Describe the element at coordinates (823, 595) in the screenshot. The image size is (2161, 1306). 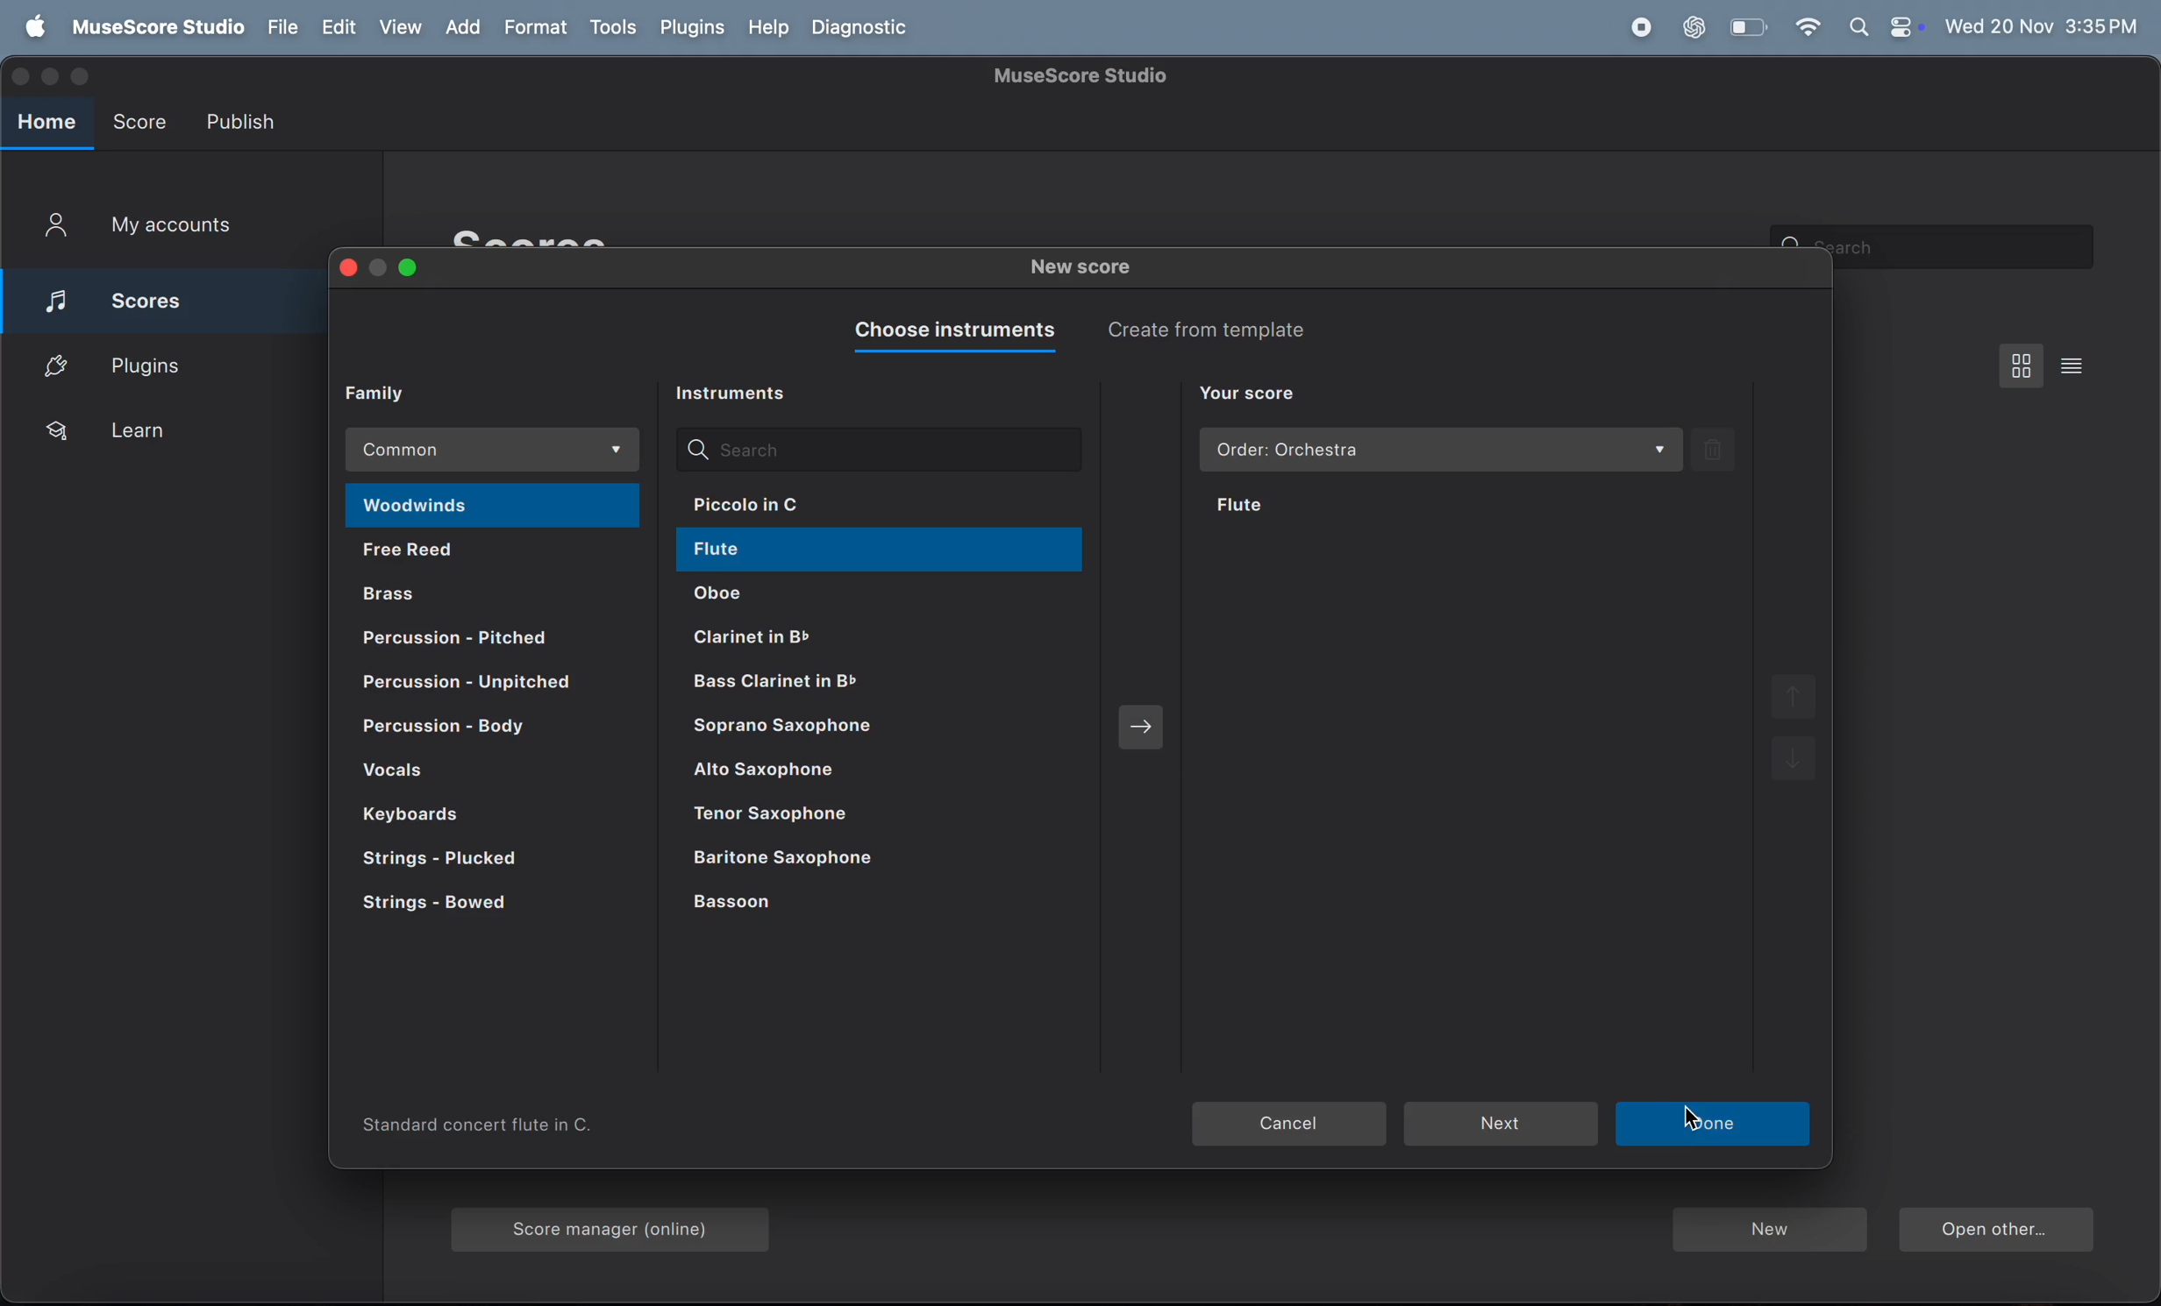
I see `oboe` at that location.